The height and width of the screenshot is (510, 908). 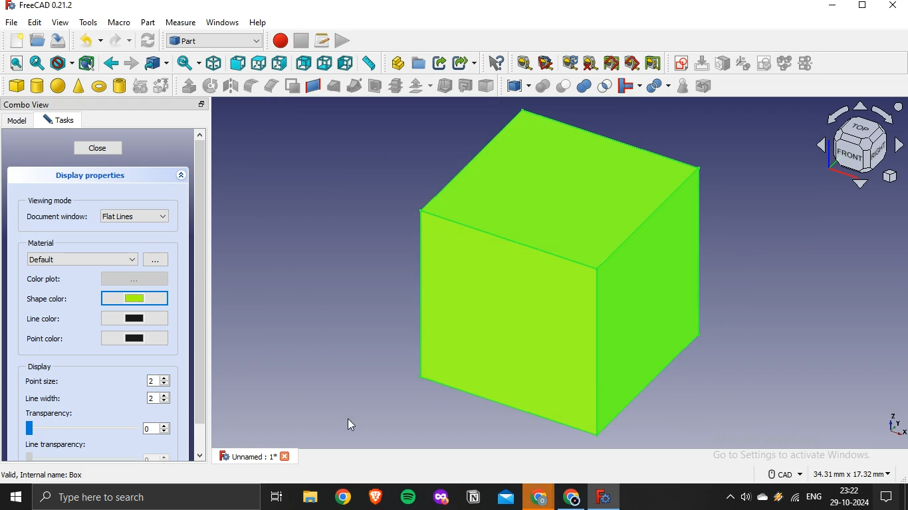 What do you see at coordinates (279, 64) in the screenshot?
I see `right` at bounding box center [279, 64].